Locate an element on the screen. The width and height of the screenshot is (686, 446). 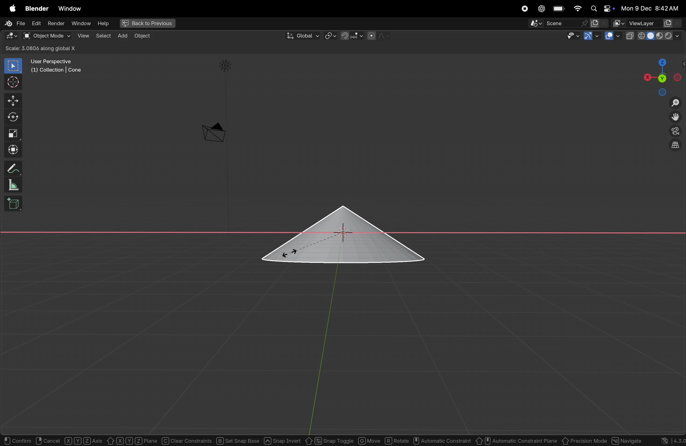
options is located at coordinates (668, 48).